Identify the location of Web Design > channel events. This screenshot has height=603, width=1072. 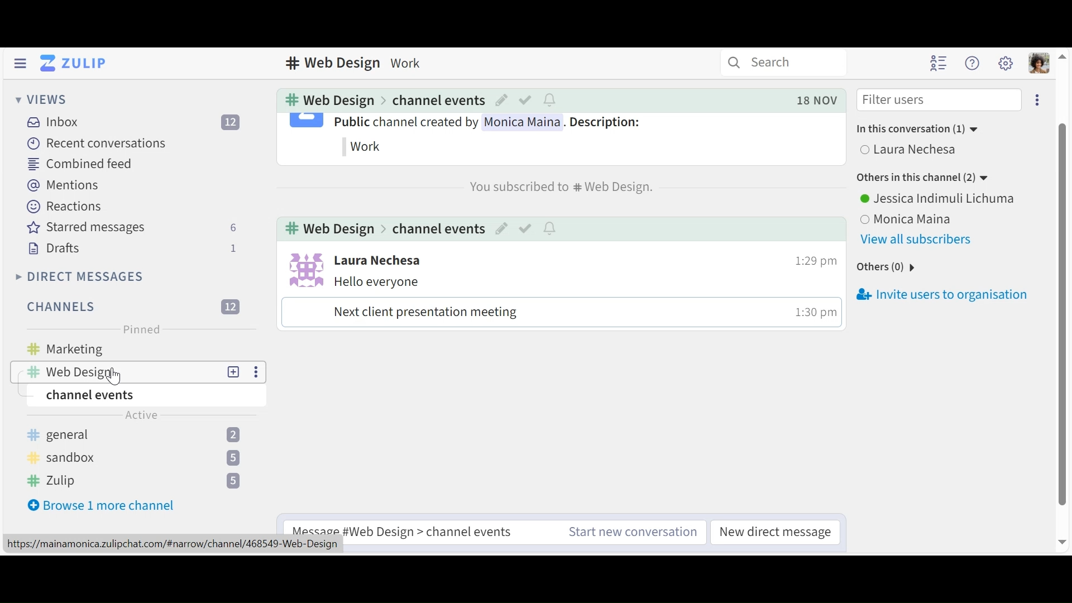
(434, 533).